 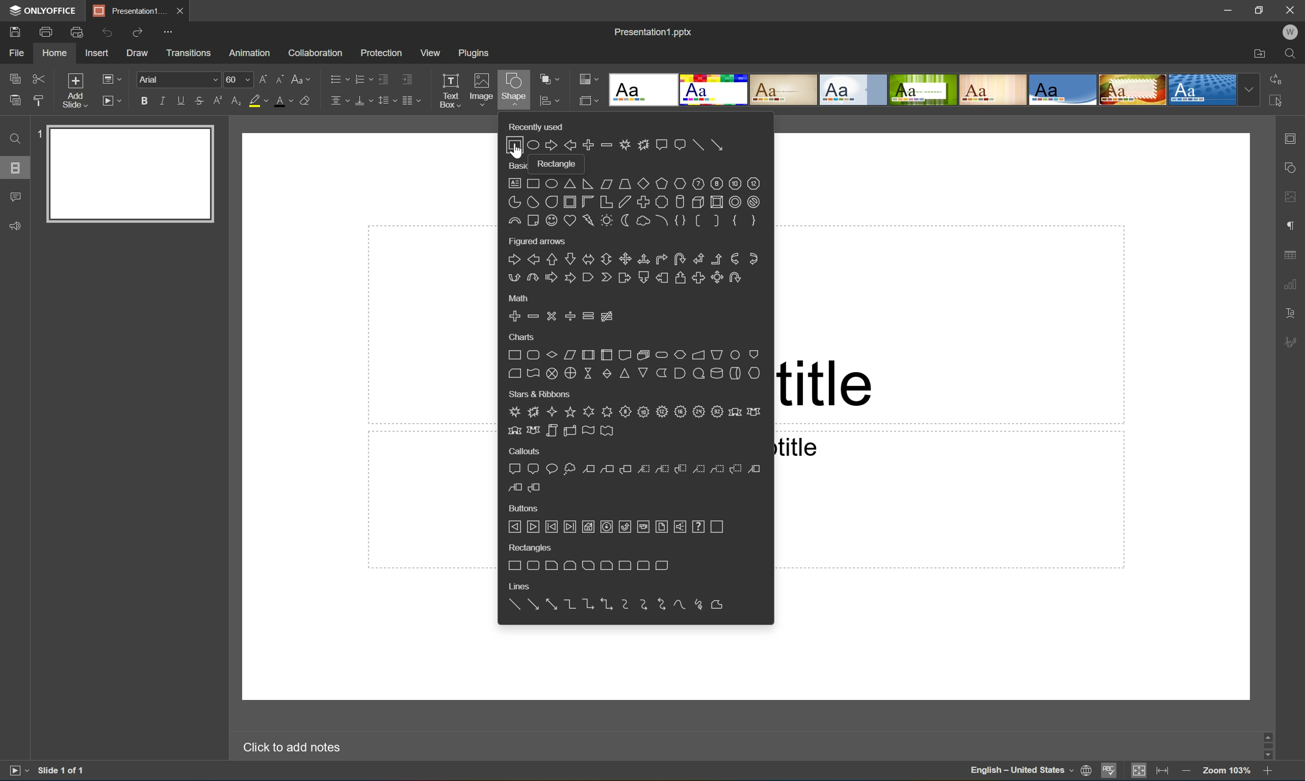 What do you see at coordinates (216, 100) in the screenshot?
I see `Superscript` at bounding box center [216, 100].